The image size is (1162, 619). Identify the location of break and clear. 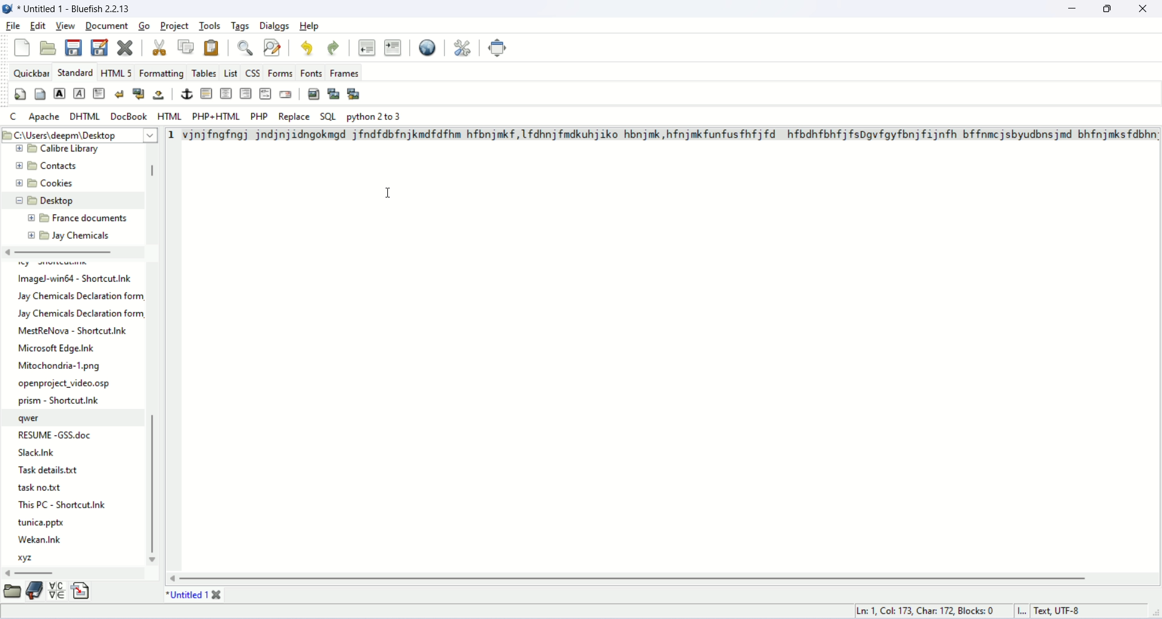
(138, 94).